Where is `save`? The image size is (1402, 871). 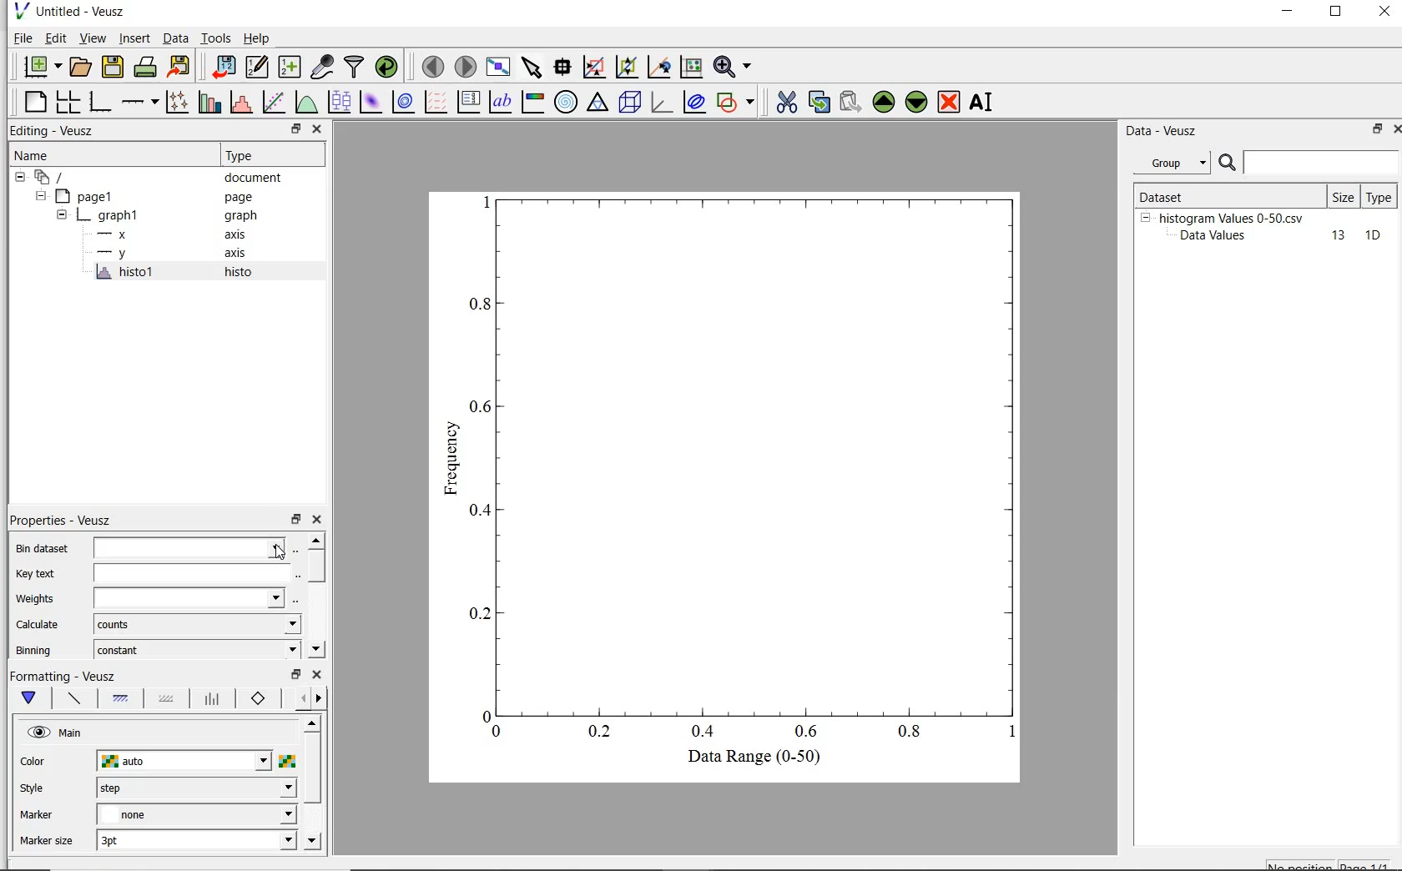
save is located at coordinates (113, 65).